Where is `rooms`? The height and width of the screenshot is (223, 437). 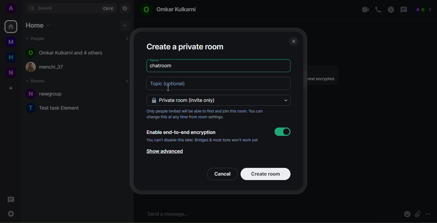 rooms is located at coordinates (37, 80).